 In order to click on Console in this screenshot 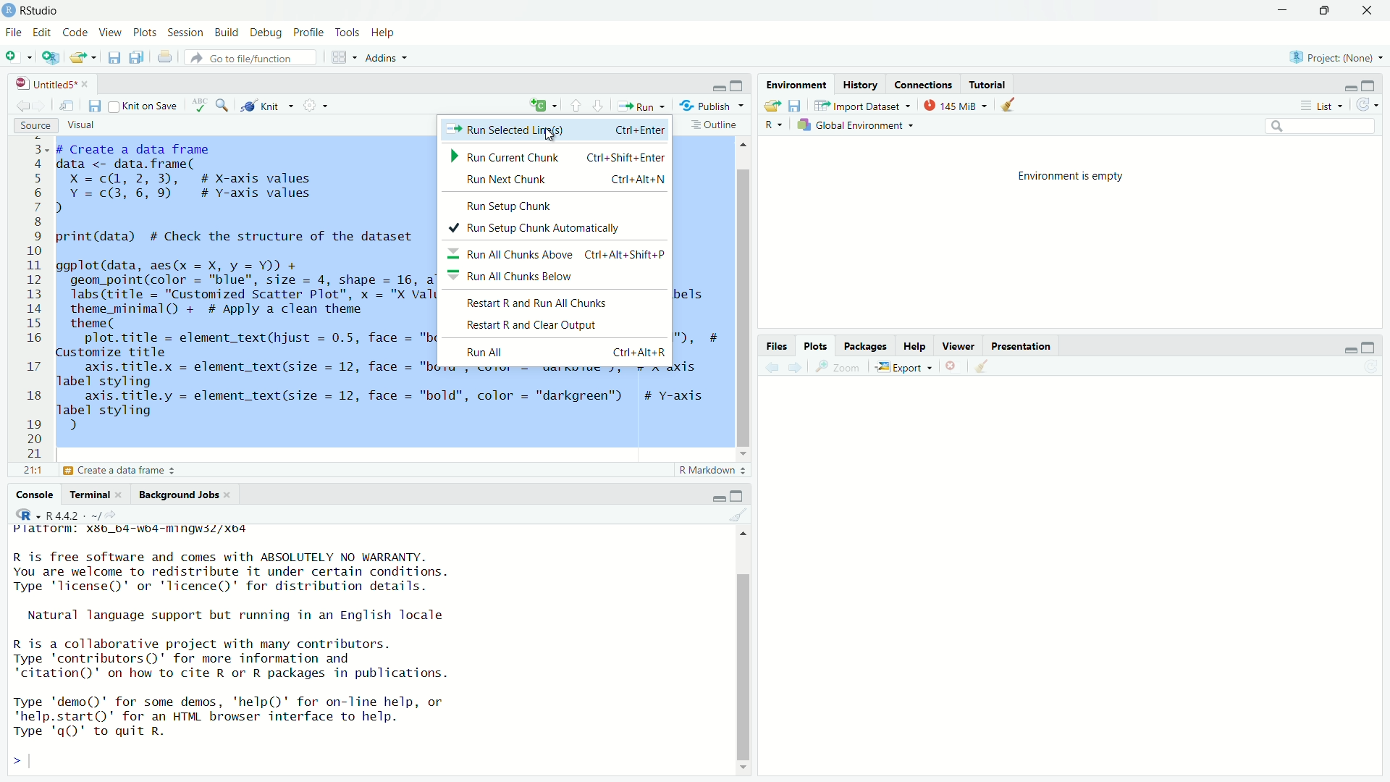, I will do `click(36, 495)`.